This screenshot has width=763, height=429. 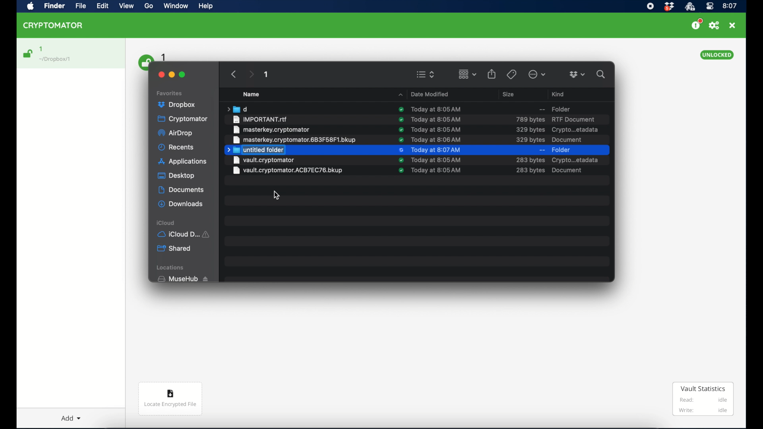 I want to click on date, so click(x=435, y=108).